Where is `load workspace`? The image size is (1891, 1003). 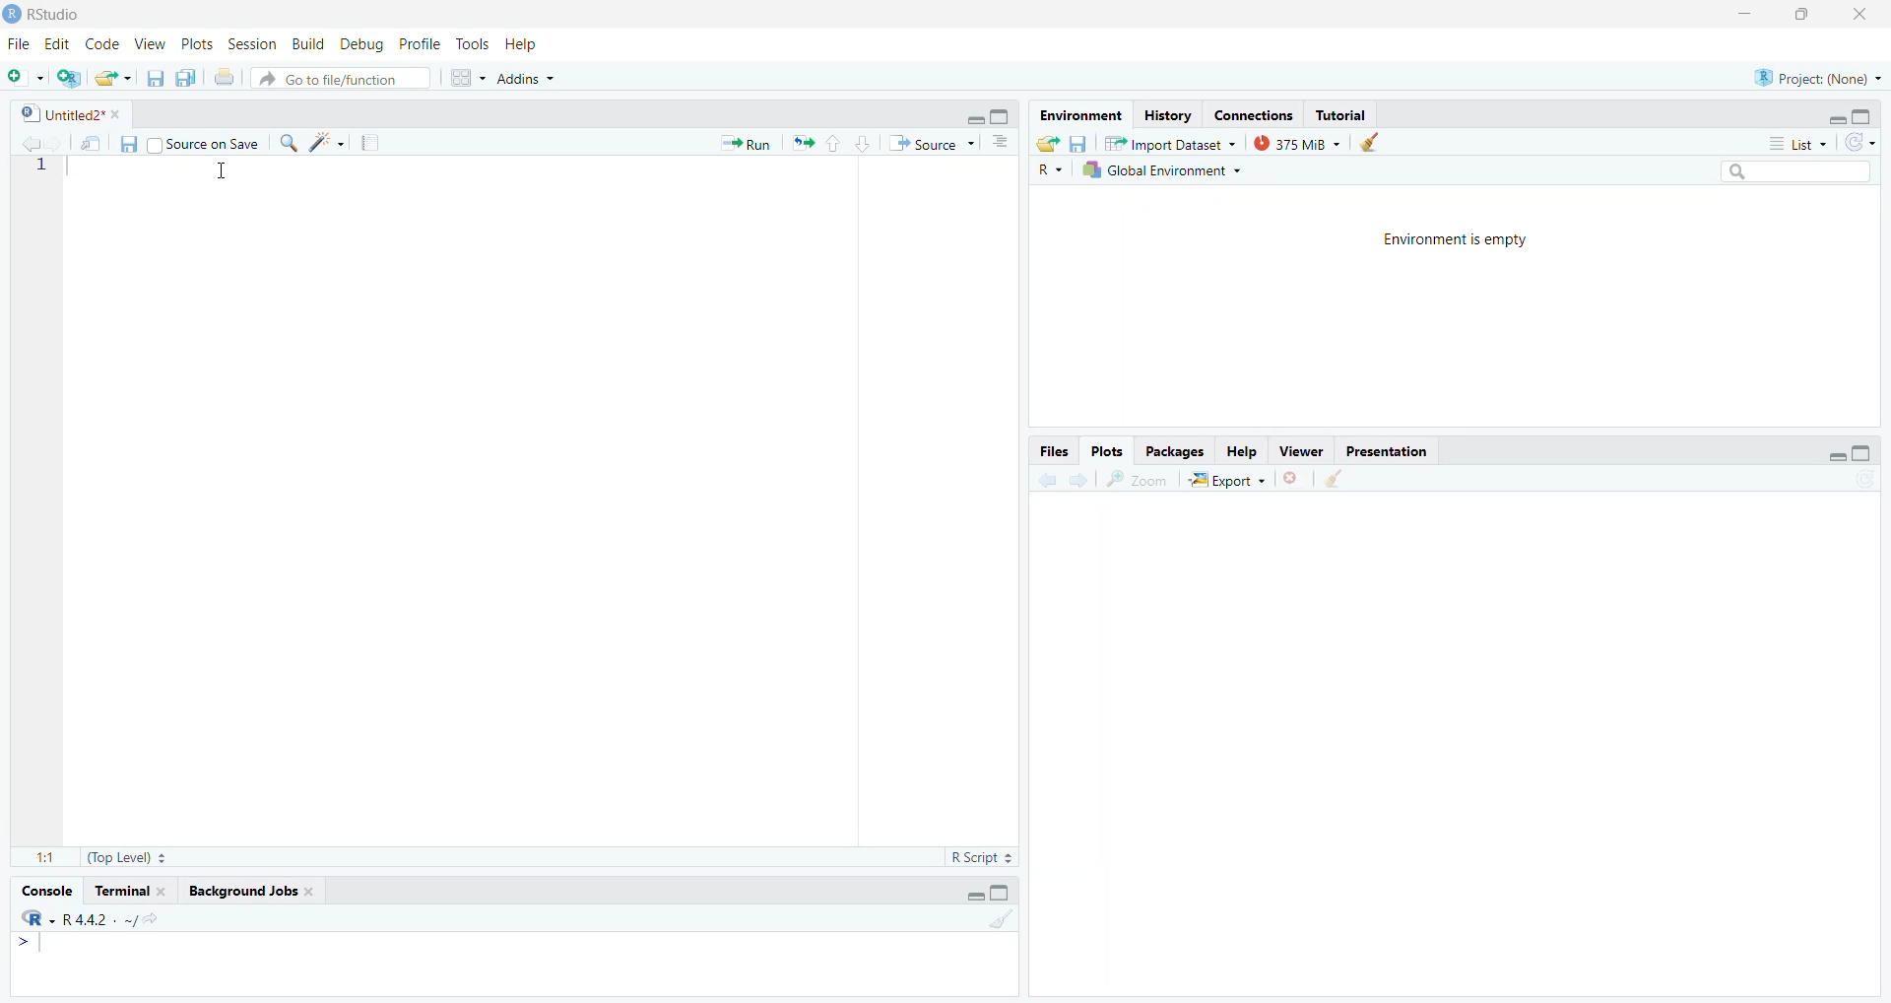
load workspace is located at coordinates (1048, 143).